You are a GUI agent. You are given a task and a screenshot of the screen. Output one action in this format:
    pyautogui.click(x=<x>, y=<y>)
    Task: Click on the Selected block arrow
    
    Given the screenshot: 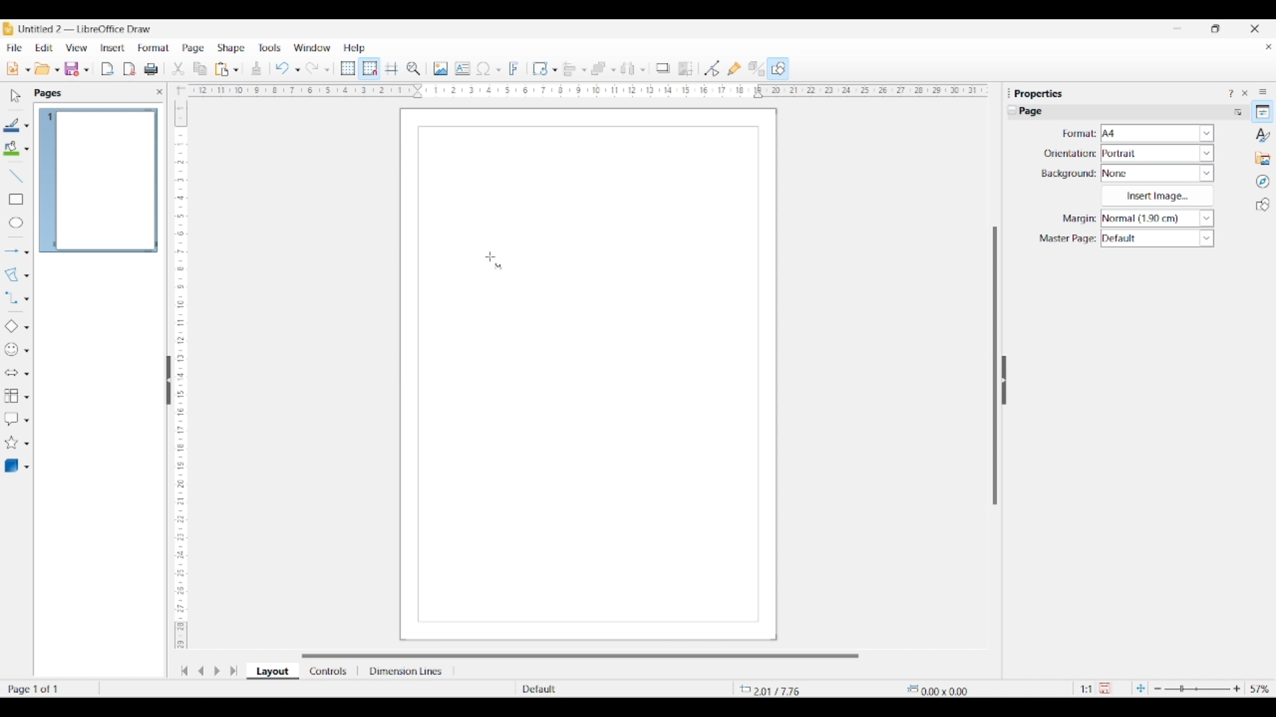 What is the action you would take?
    pyautogui.click(x=11, y=373)
    